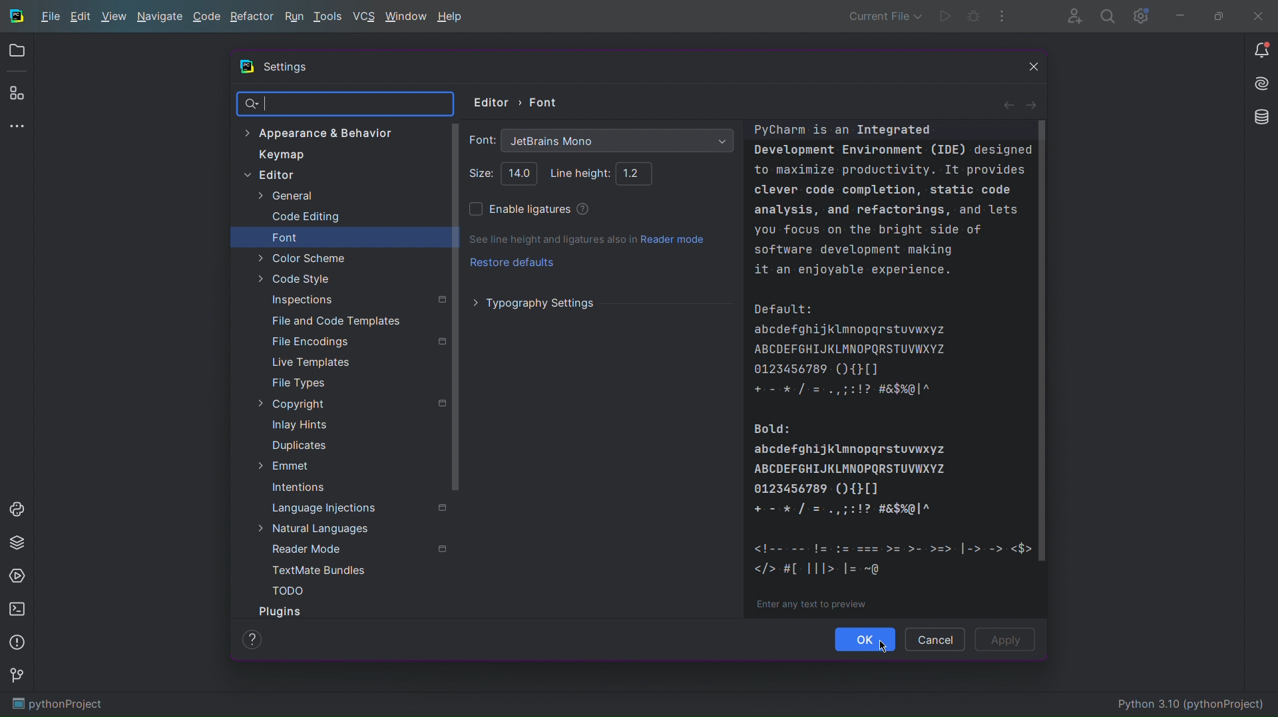  I want to click on Help, so click(451, 18).